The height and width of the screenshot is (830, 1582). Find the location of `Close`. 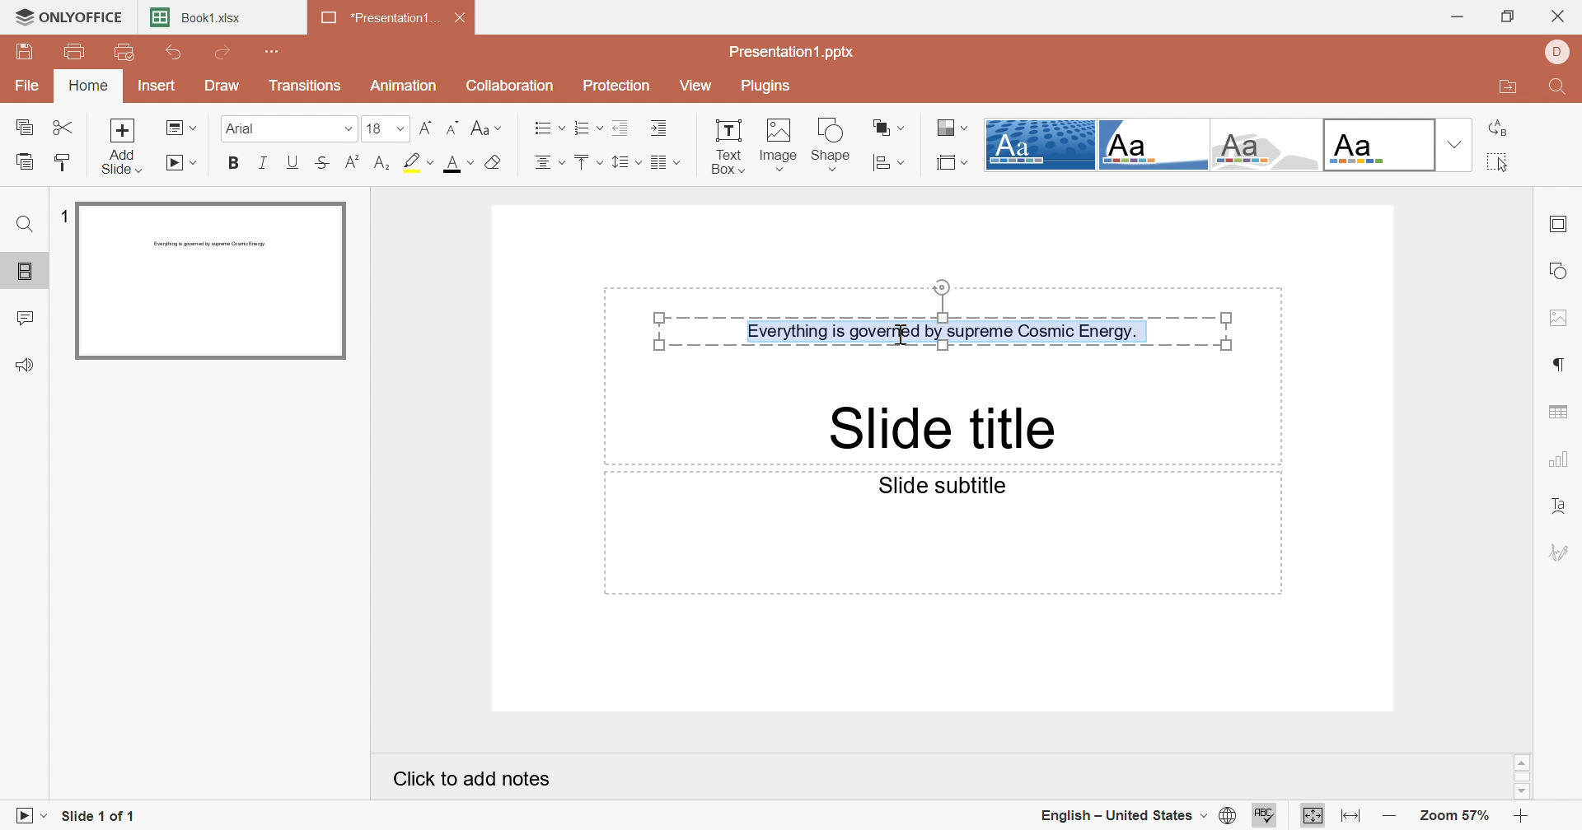

Close is located at coordinates (464, 18).